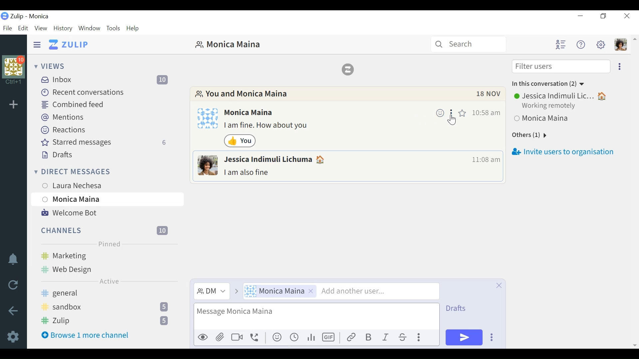 This screenshot has width=639, height=359. I want to click on go to, so click(236, 292).